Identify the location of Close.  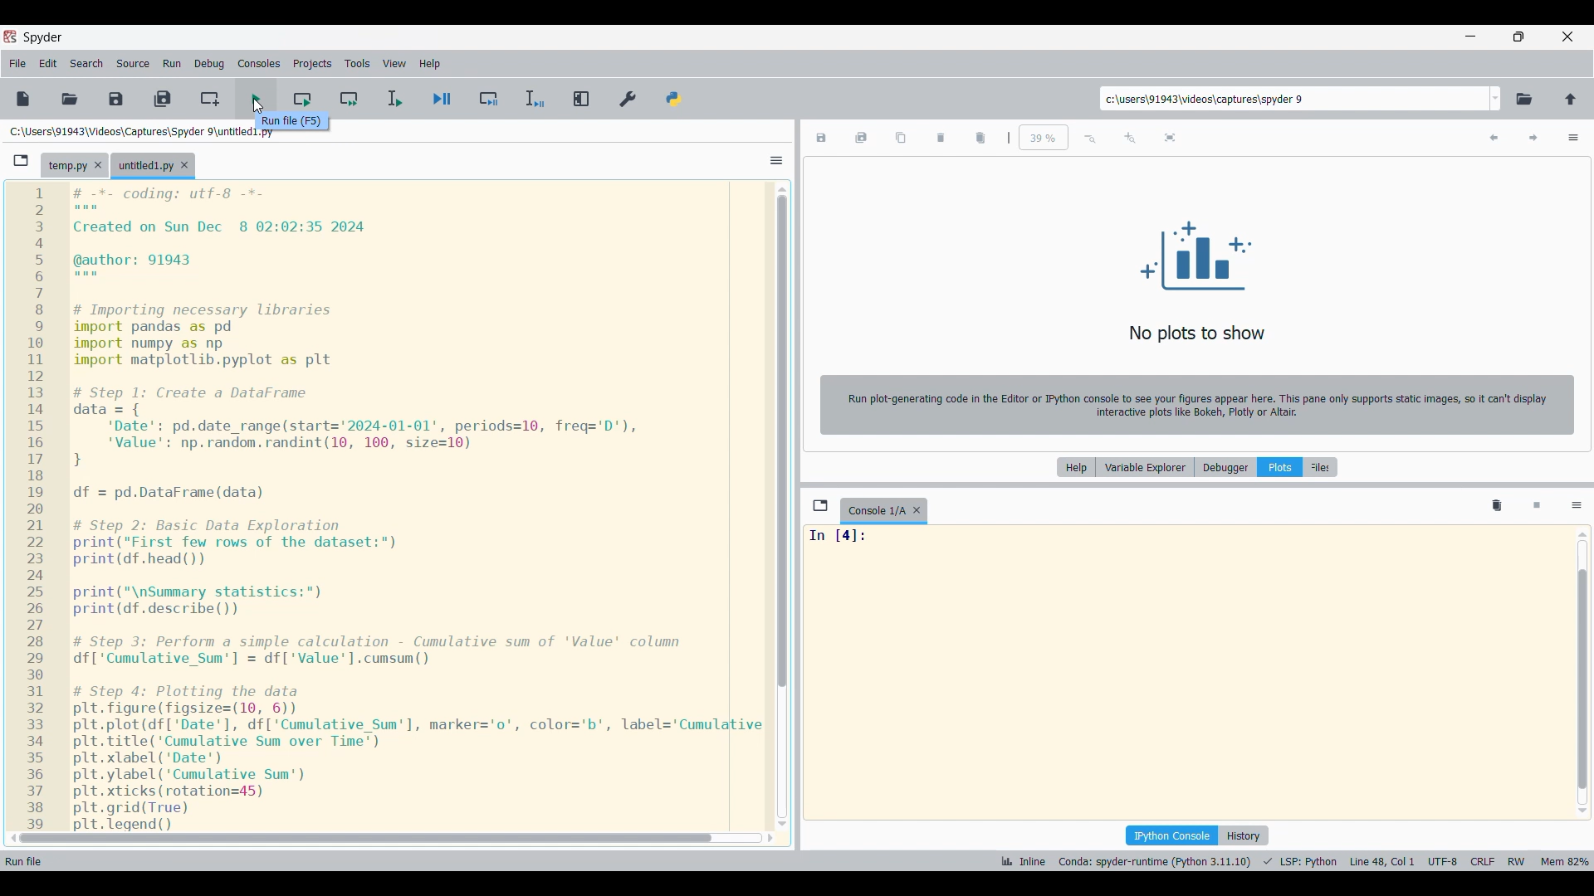
(917, 510).